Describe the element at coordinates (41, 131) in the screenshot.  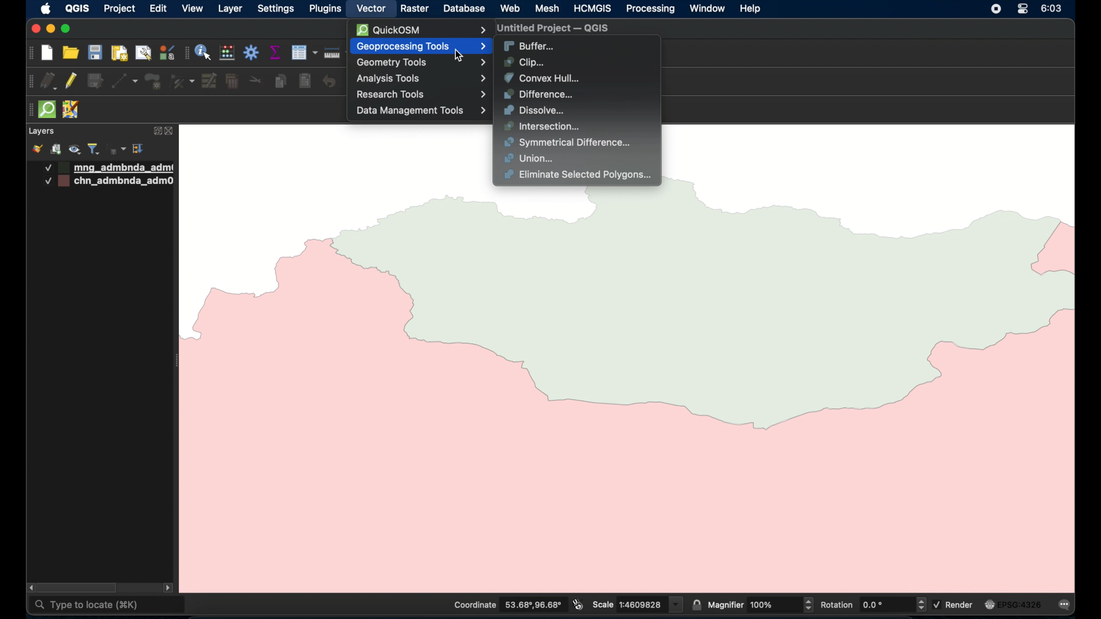
I see `layers ` at that location.